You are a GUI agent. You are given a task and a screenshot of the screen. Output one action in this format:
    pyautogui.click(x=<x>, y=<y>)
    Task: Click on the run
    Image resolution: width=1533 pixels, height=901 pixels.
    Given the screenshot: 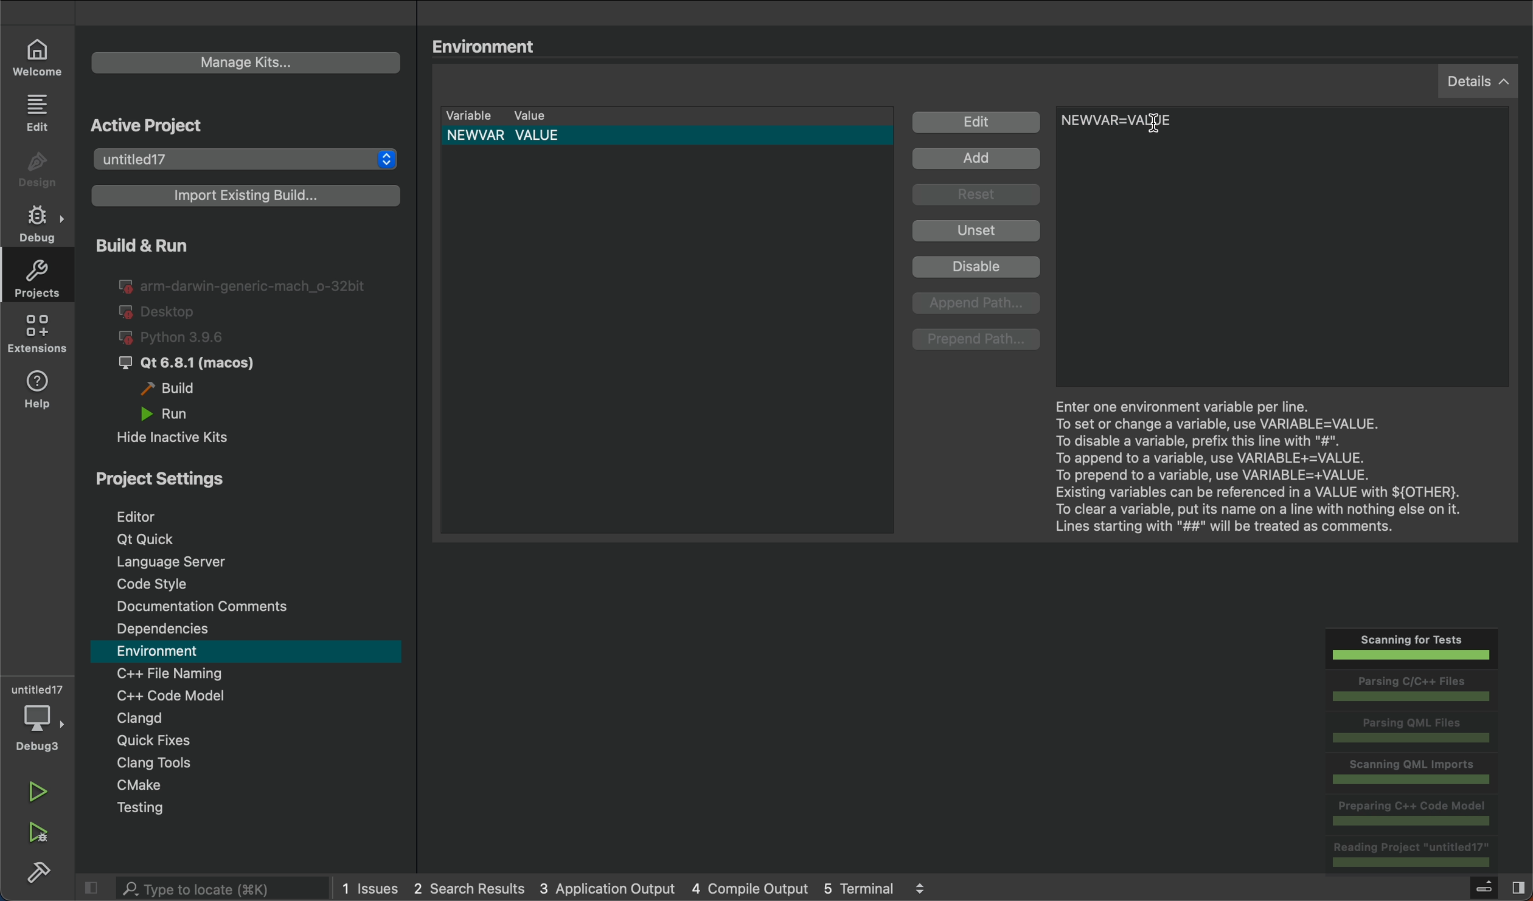 What is the action you would take?
    pyautogui.click(x=186, y=413)
    